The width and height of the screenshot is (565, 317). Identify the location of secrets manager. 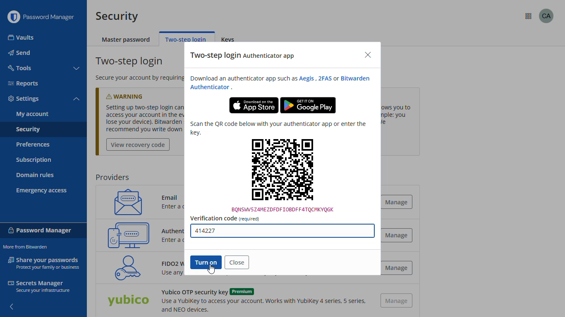
(38, 286).